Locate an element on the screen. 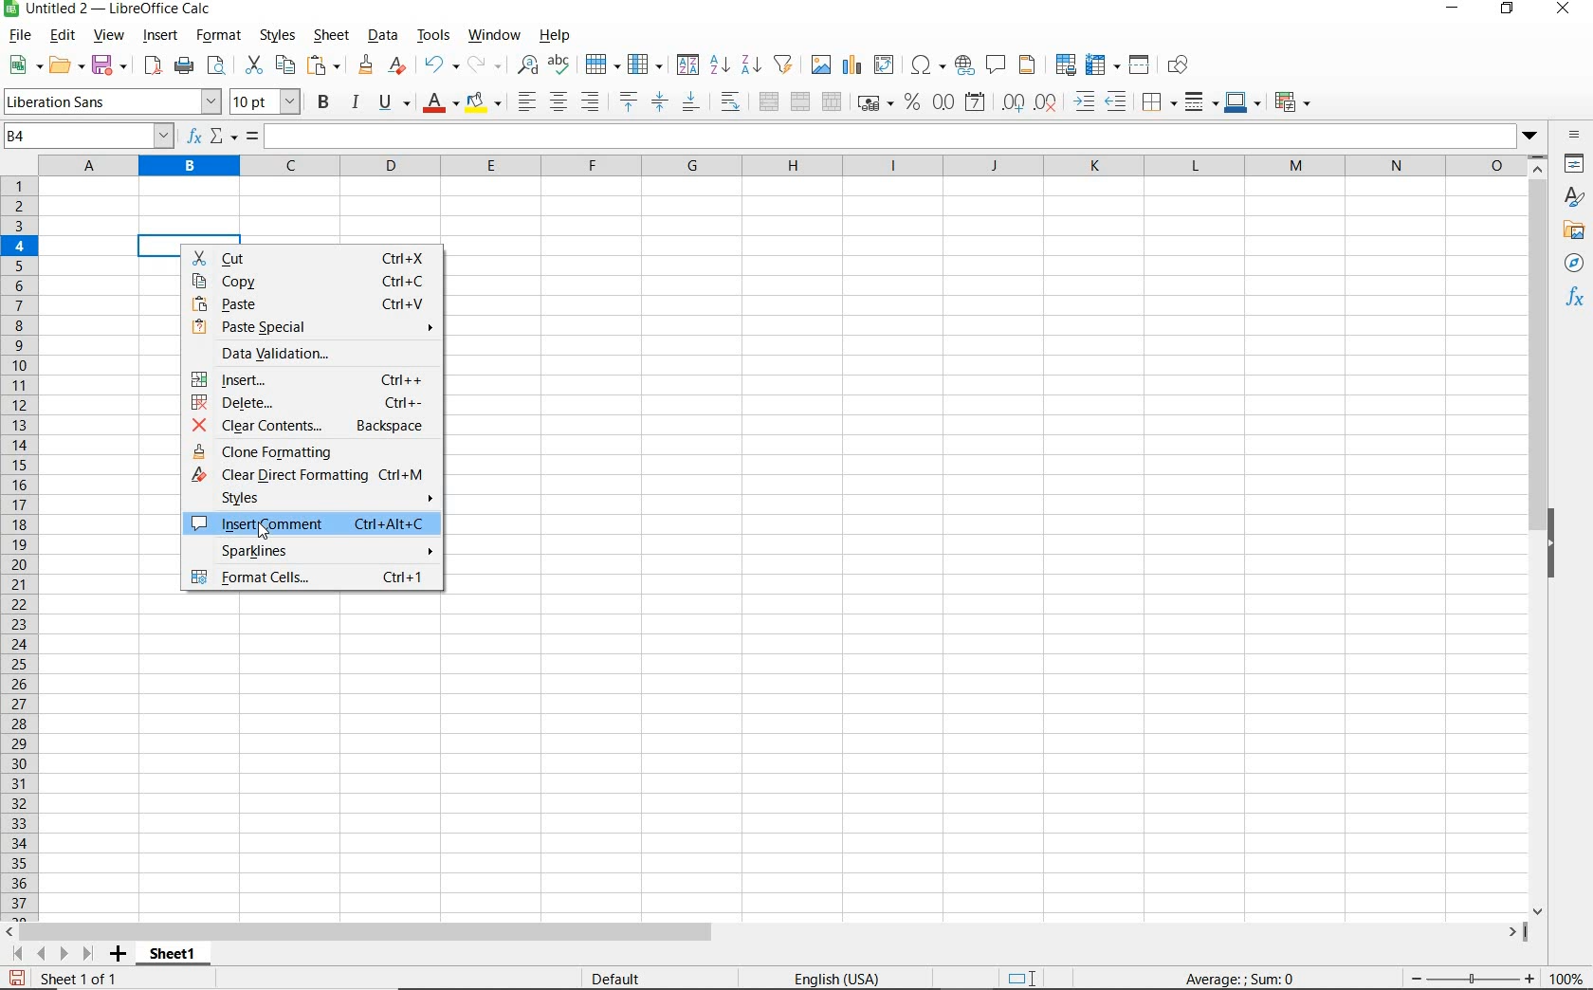  save is located at coordinates (108, 65).